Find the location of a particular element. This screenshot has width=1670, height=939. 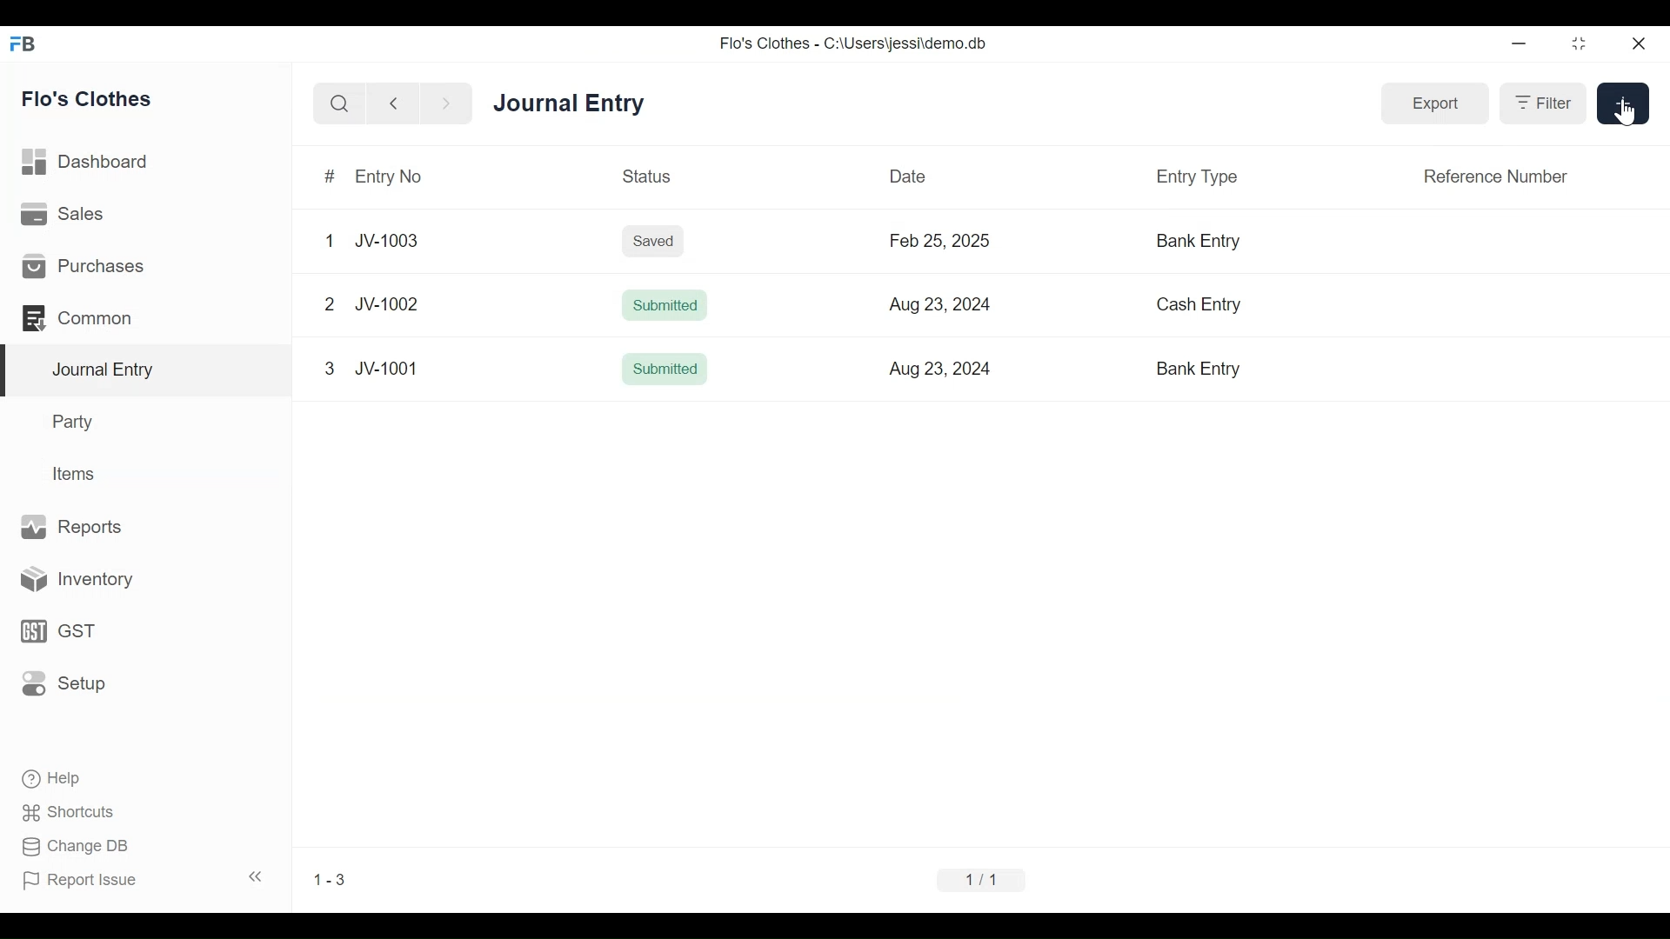

Journal Entry is located at coordinates (150, 371).